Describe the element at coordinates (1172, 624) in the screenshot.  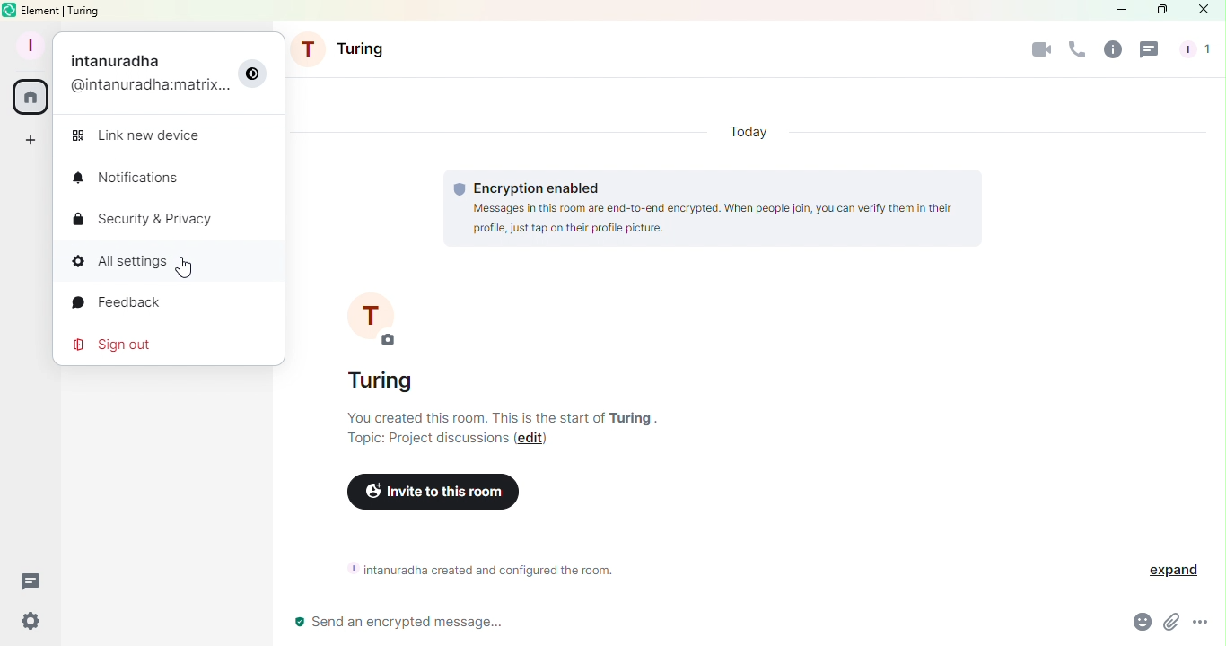
I see `Attachment` at that location.